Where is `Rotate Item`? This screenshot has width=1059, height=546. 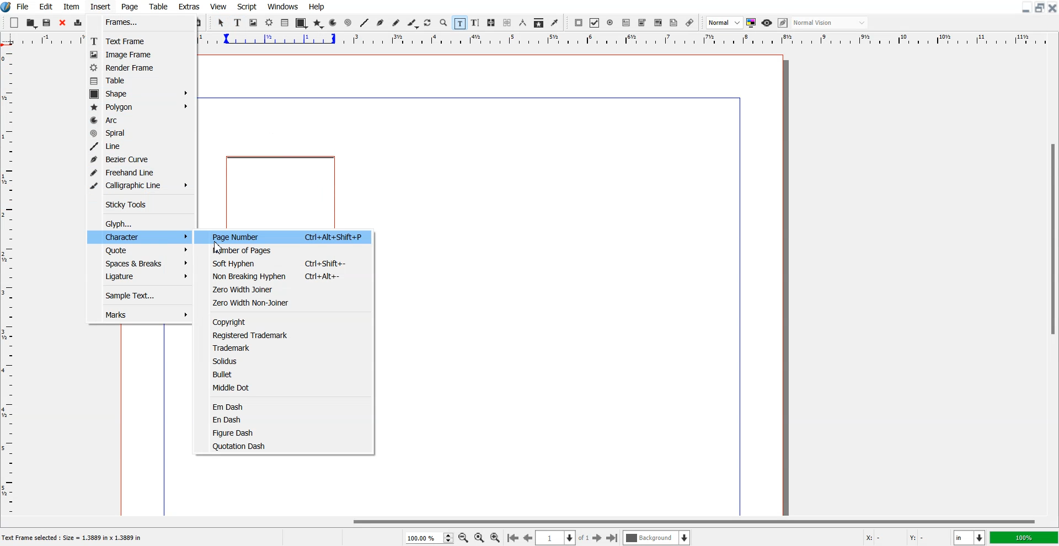
Rotate Item is located at coordinates (429, 23).